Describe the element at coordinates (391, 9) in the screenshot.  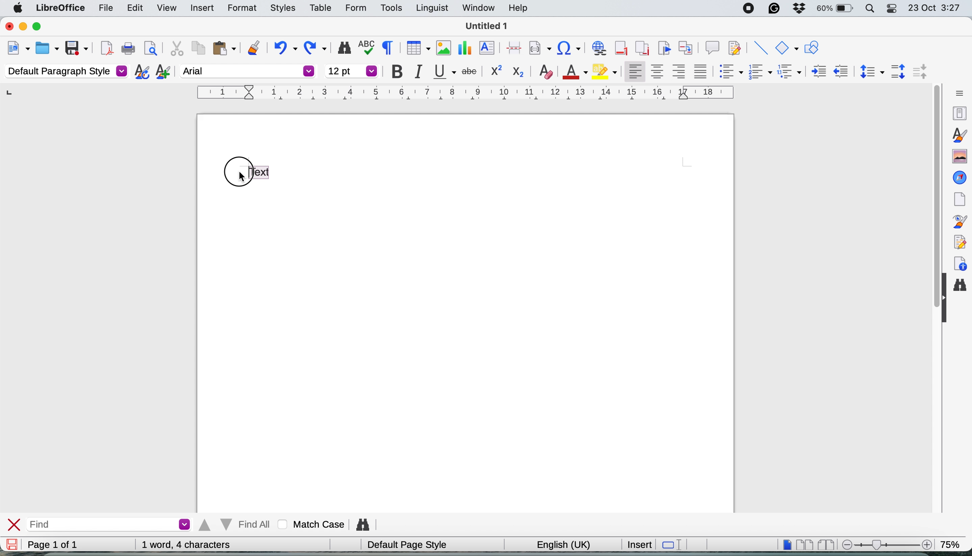
I see `tools` at that location.